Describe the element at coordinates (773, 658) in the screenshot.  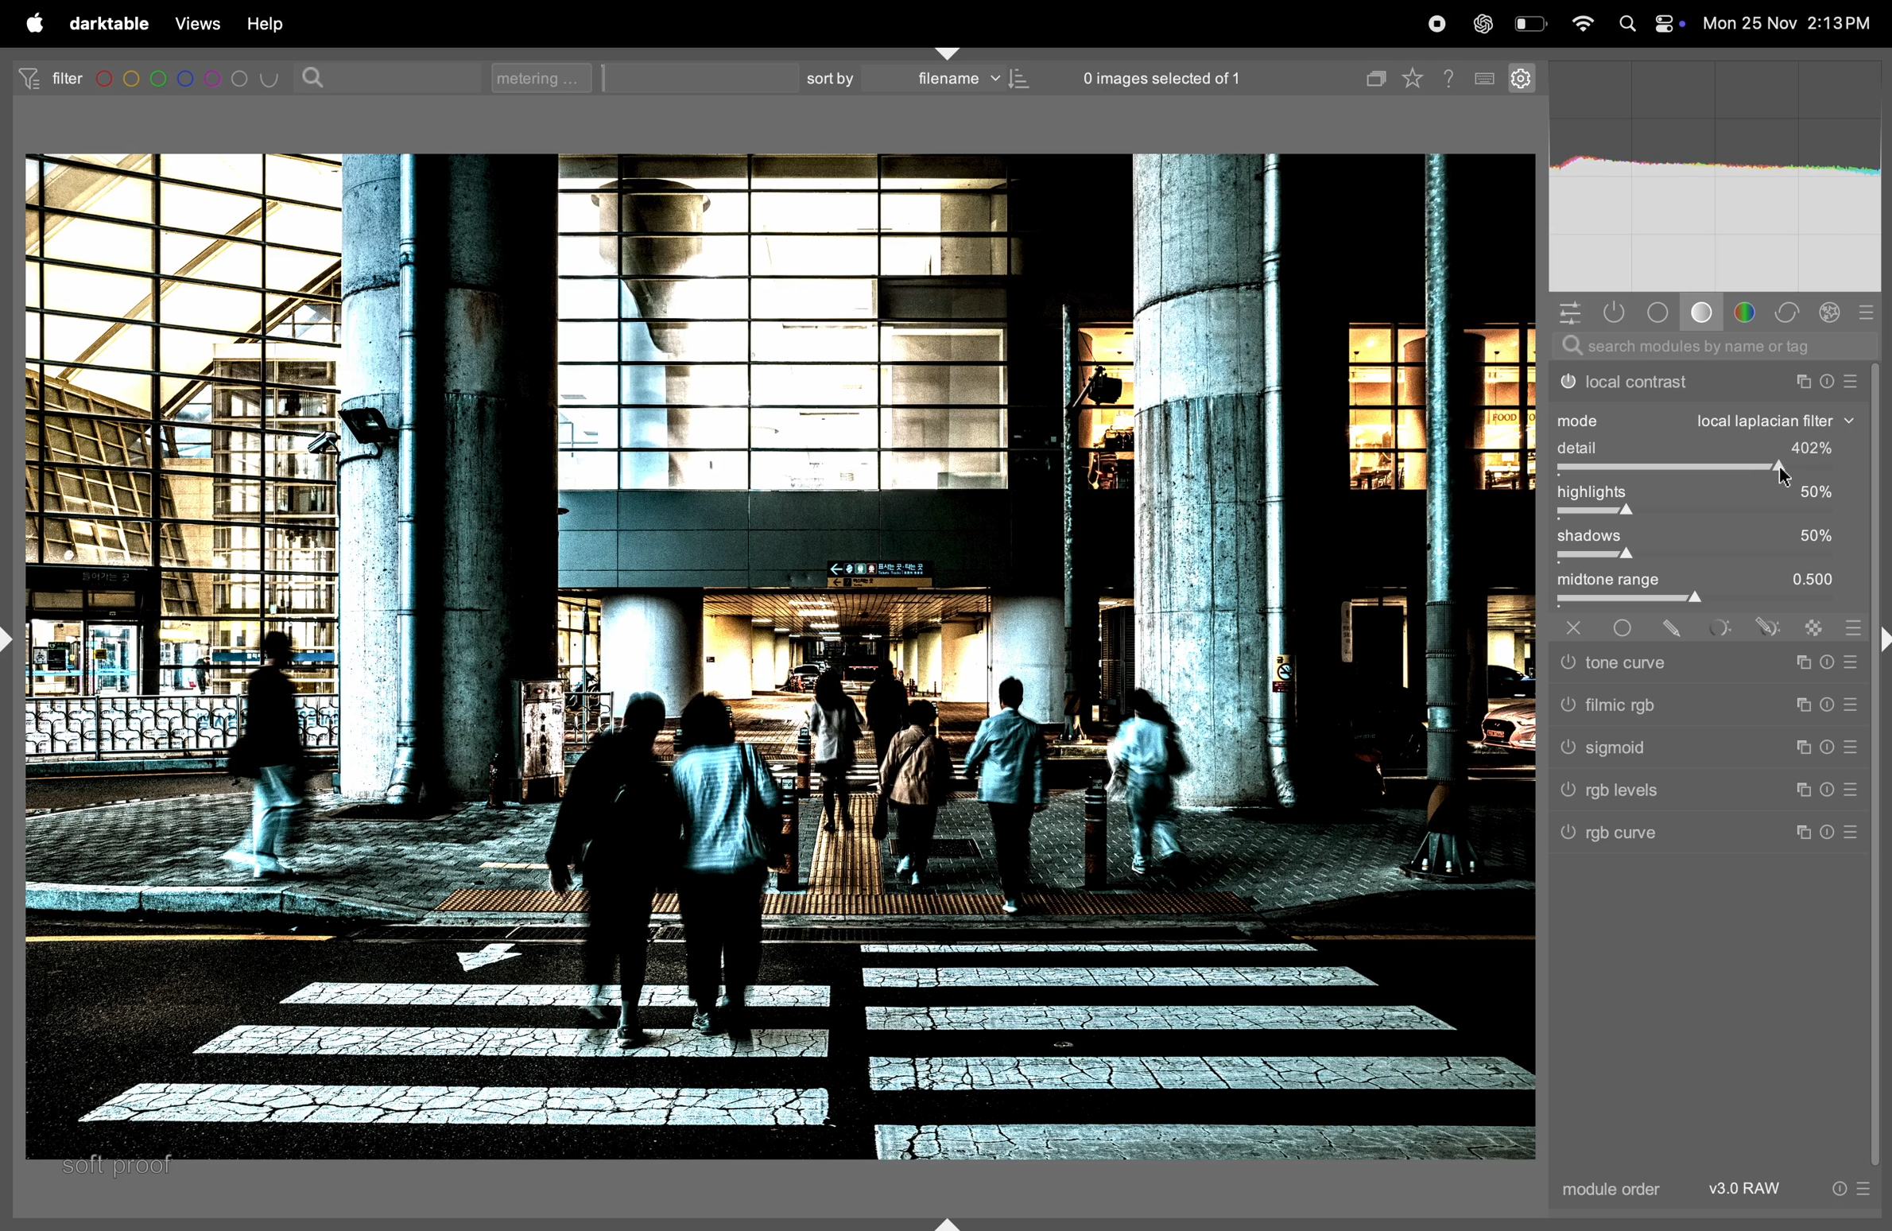
I see `image` at that location.